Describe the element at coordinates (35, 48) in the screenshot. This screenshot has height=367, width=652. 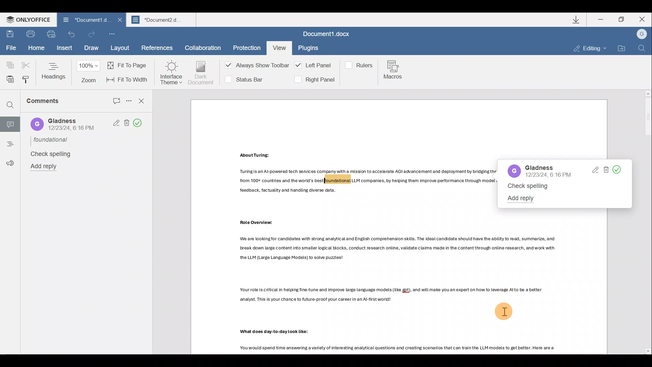
I see `Home` at that location.